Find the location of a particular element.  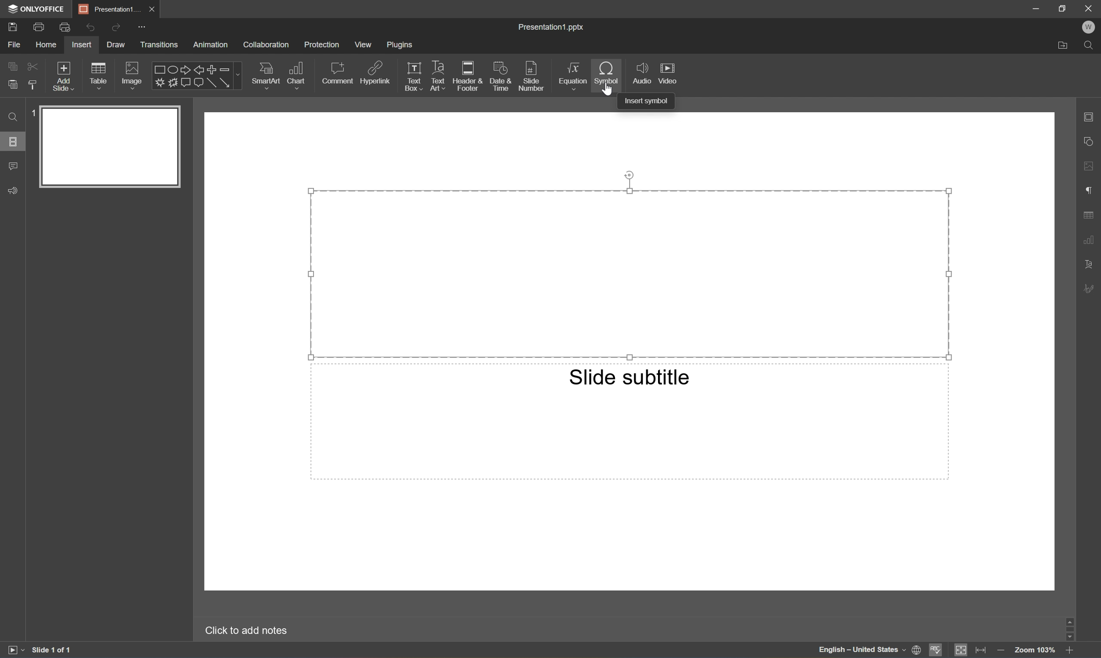

Redo is located at coordinates (114, 28).